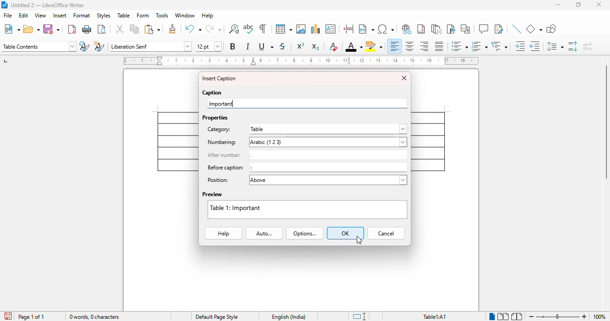 The height and width of the screenshot is (321, 610). What do you see at coordinates (193, 29) in the screenshot?
I see `undo` at bounding box center [193, 29].